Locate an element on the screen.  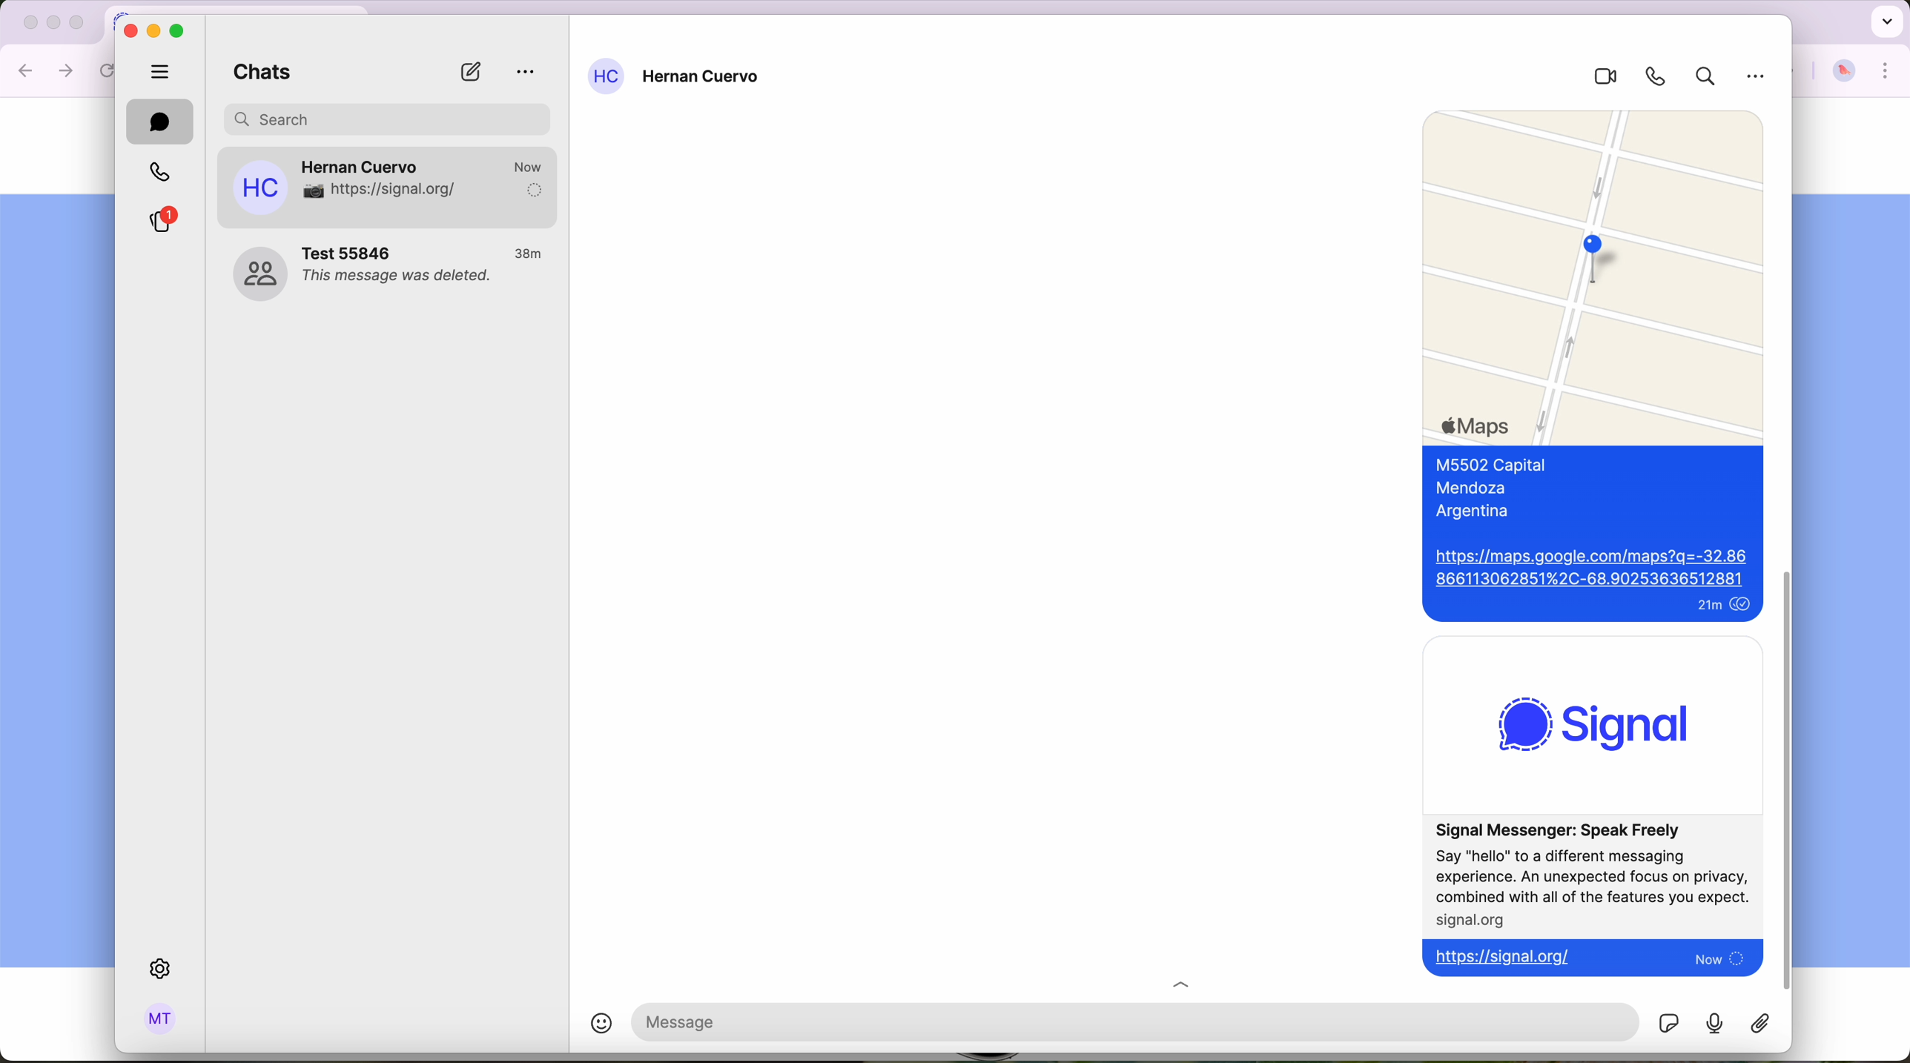
38m is located at coordinates (530, 254).